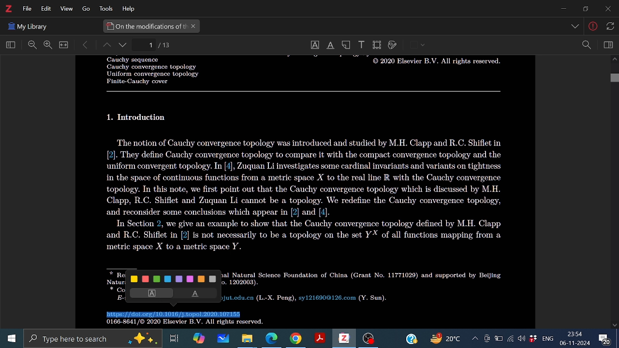 This screenshot has width=619, height=348. Describe the element at coordinates (272, 339) in the screenshot. I see `Microsoft edge` at that location.